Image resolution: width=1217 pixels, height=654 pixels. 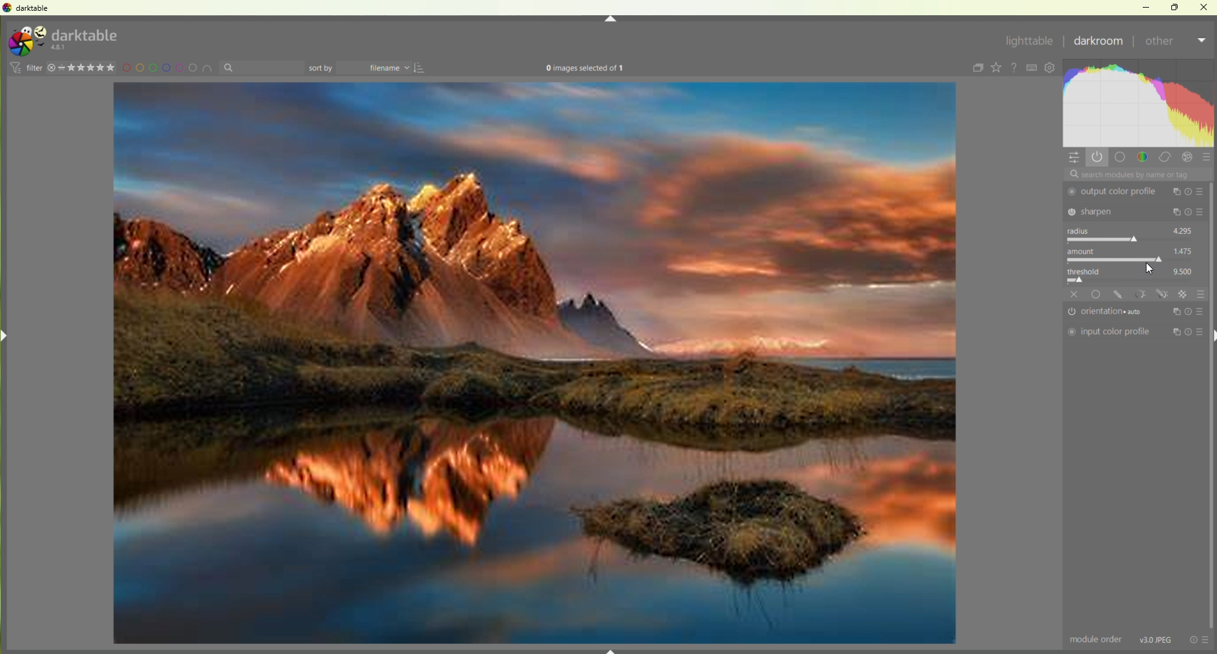 I want to click on image, so click(x=535, y=364).